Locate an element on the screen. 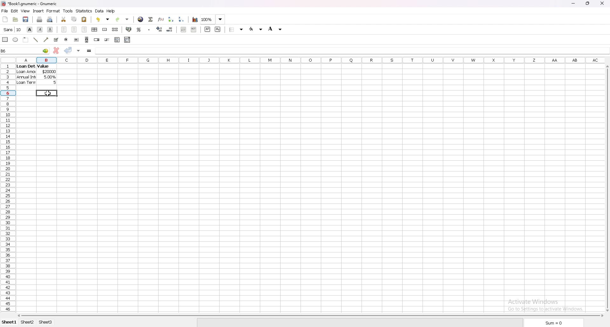  copy is located at coordinates (74, 19).